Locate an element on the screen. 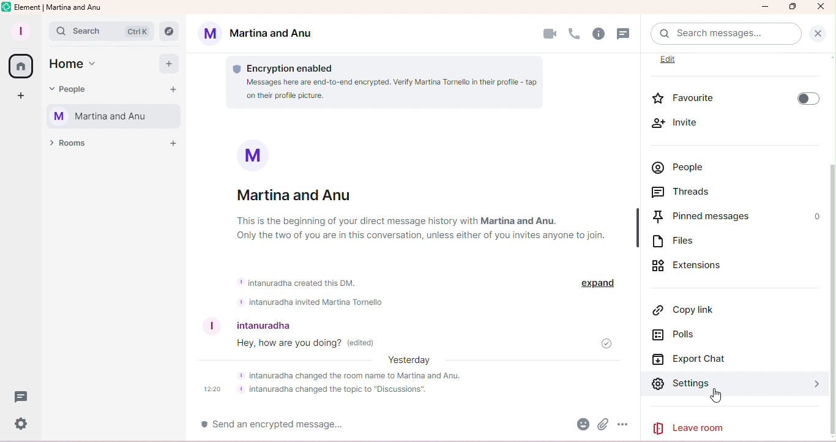 The image size is (836, 442). Video Call is located at coordinates (548, 34).